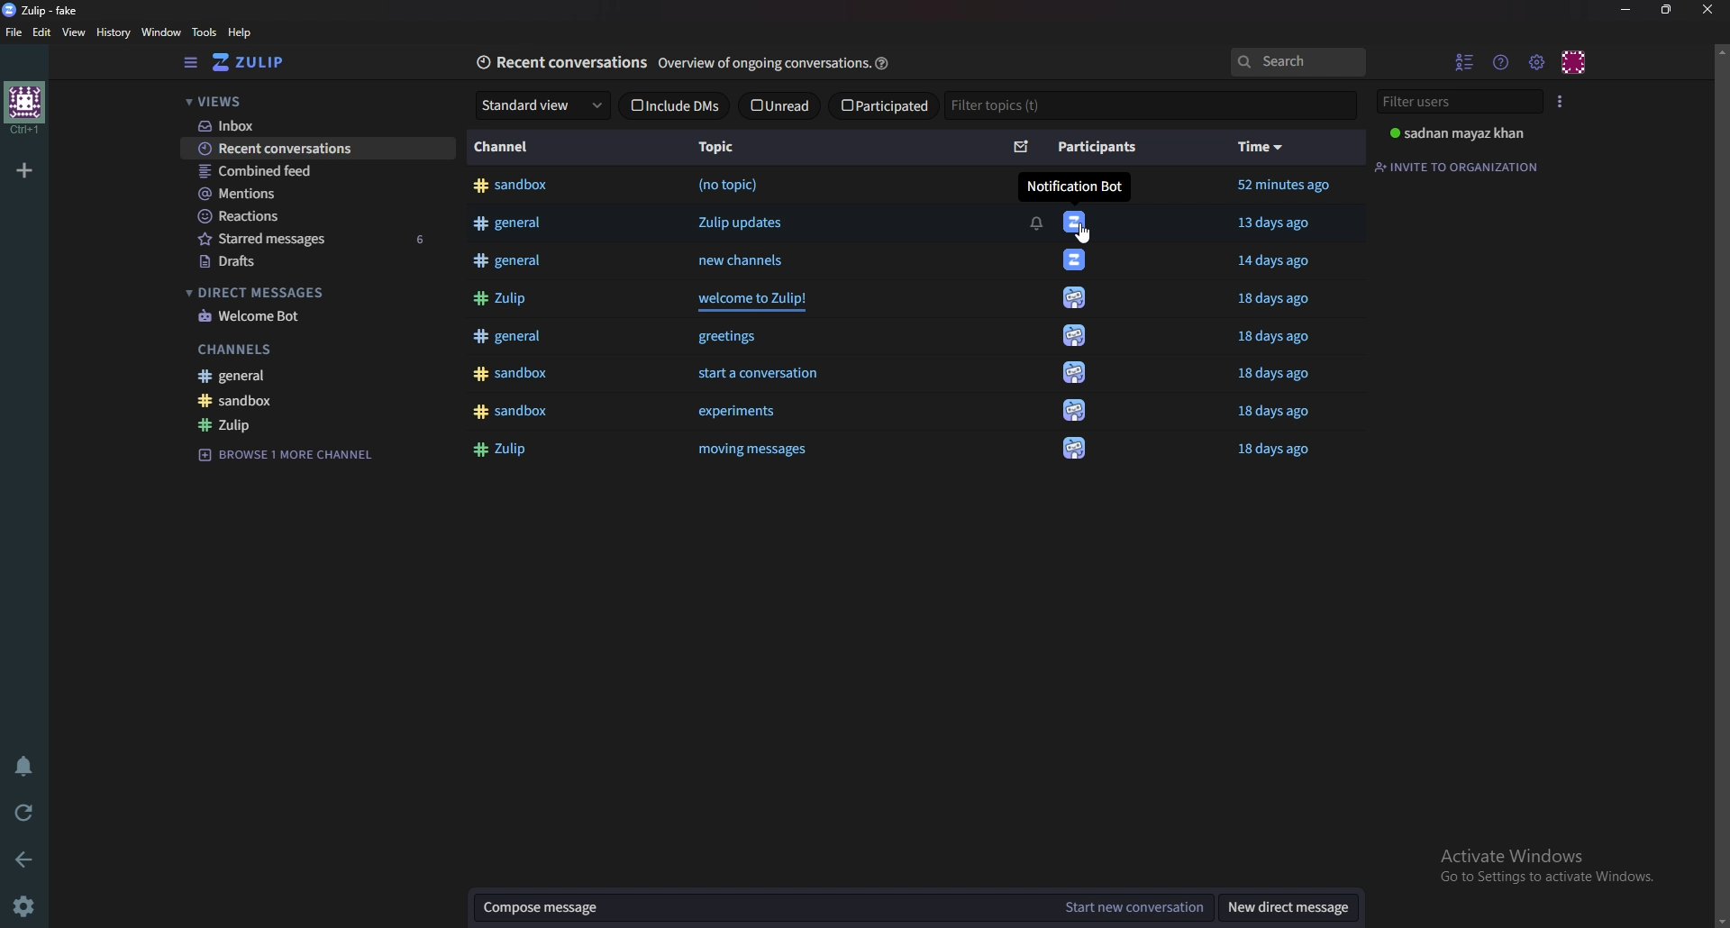 The width and height of the screenshot is (1730, 928). What do you see at coordinates (25, 767) in the screenshot?
I see `Enable do not disturb` at bounding box center [25, 767].